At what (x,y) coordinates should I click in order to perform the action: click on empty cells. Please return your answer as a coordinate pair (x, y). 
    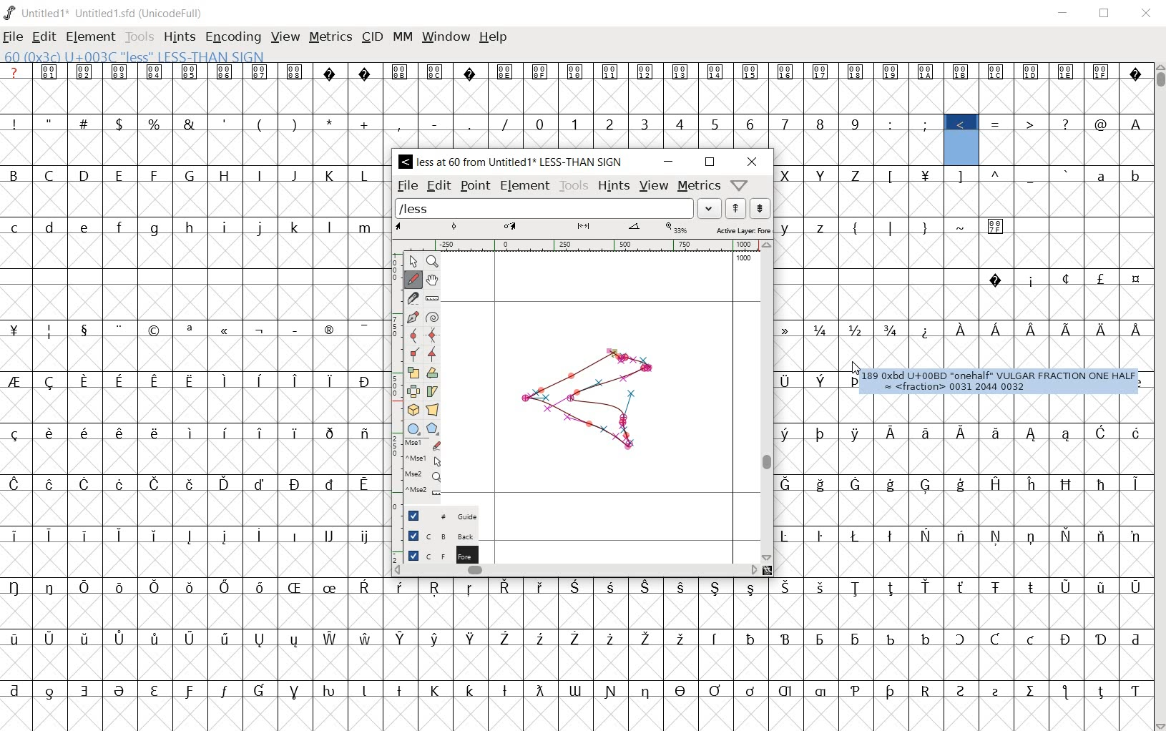
    Looking at the image, I should click on (192, 355).